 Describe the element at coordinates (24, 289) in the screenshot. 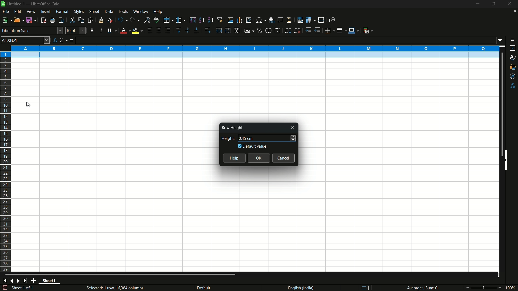

I see `sheet 1 of 1` at that location.